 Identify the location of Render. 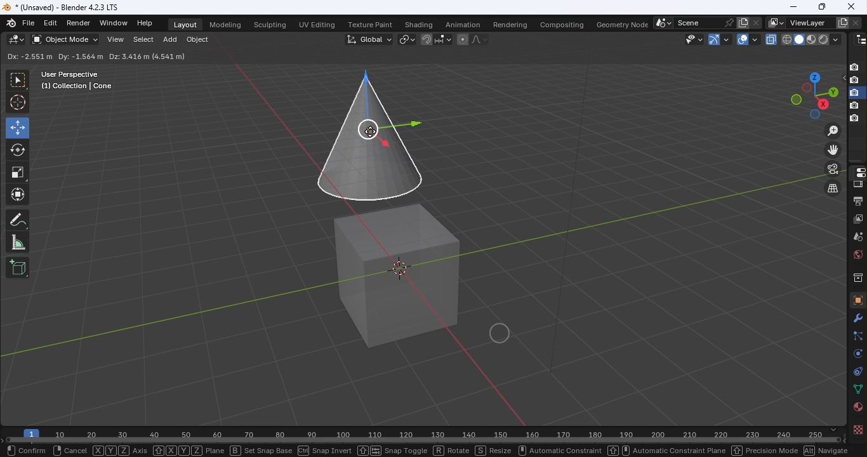
(857, 185).